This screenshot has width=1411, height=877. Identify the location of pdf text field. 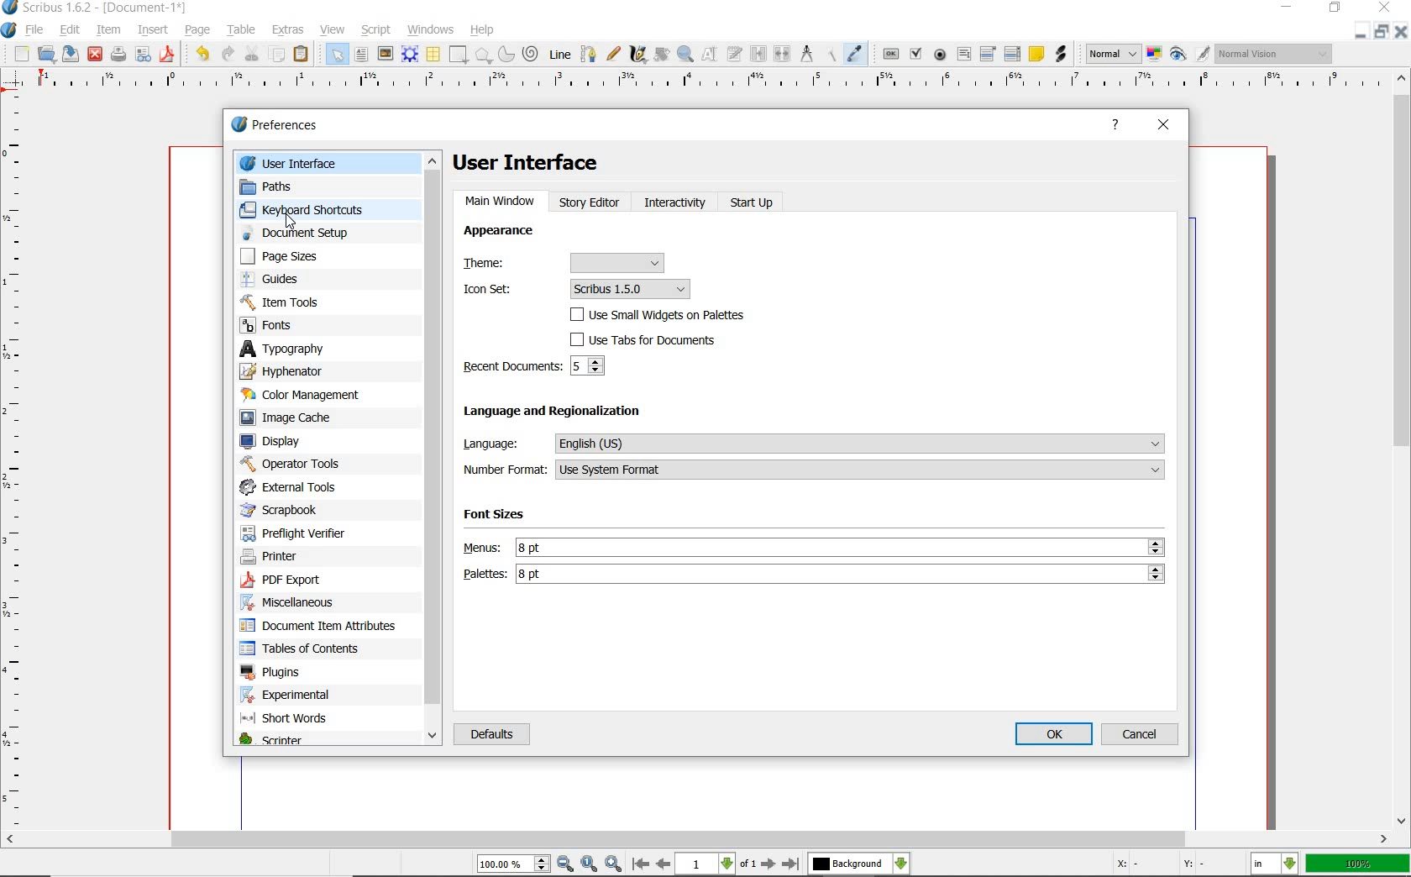
(963, 56).